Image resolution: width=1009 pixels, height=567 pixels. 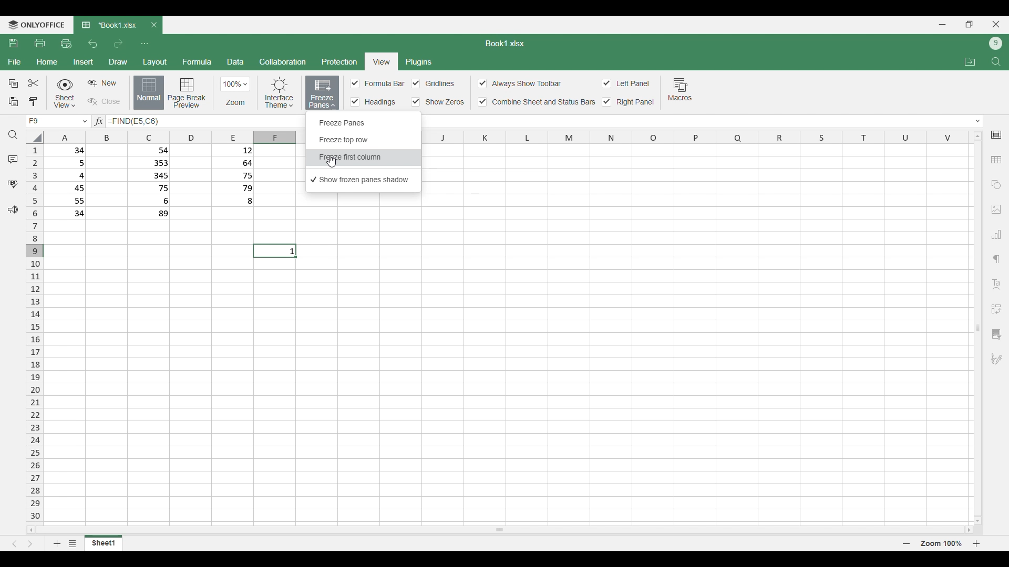 I want to click on Add digital signature or signature line, so click(x=996, y=359).